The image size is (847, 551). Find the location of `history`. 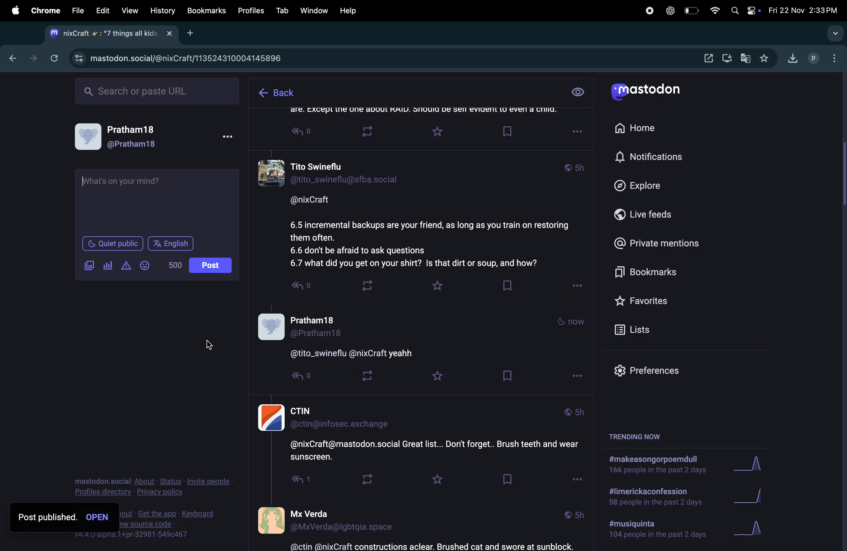

history is located at coordinates (163, 10).